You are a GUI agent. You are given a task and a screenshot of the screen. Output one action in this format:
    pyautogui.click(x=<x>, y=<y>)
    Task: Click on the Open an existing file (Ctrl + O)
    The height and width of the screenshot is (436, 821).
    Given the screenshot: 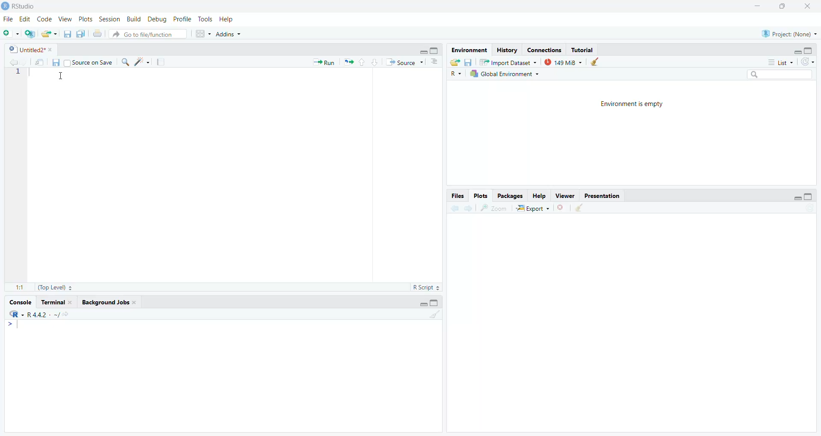 What is the action you would take?
    pyautogui.click(x=49, y=34)
    